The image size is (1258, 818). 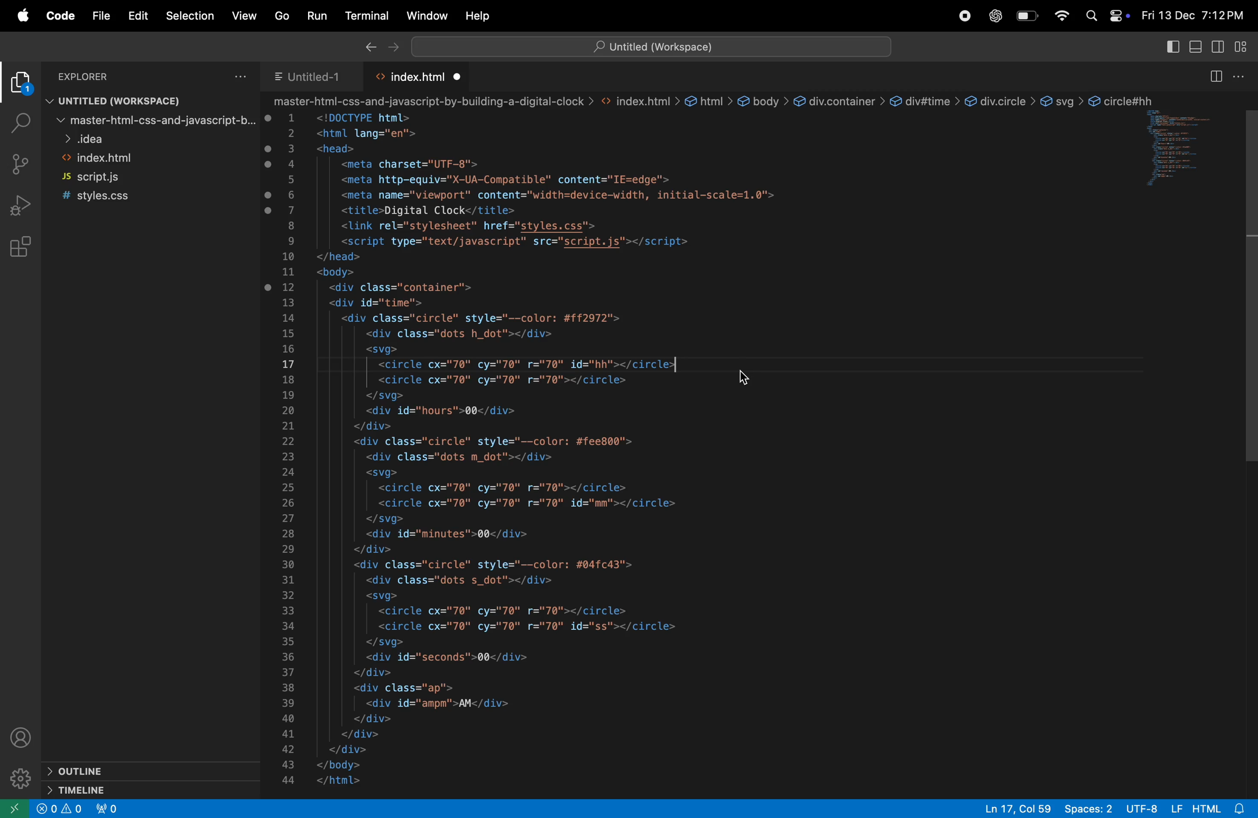 I want to click on index.html, so click(x=143, y=159).